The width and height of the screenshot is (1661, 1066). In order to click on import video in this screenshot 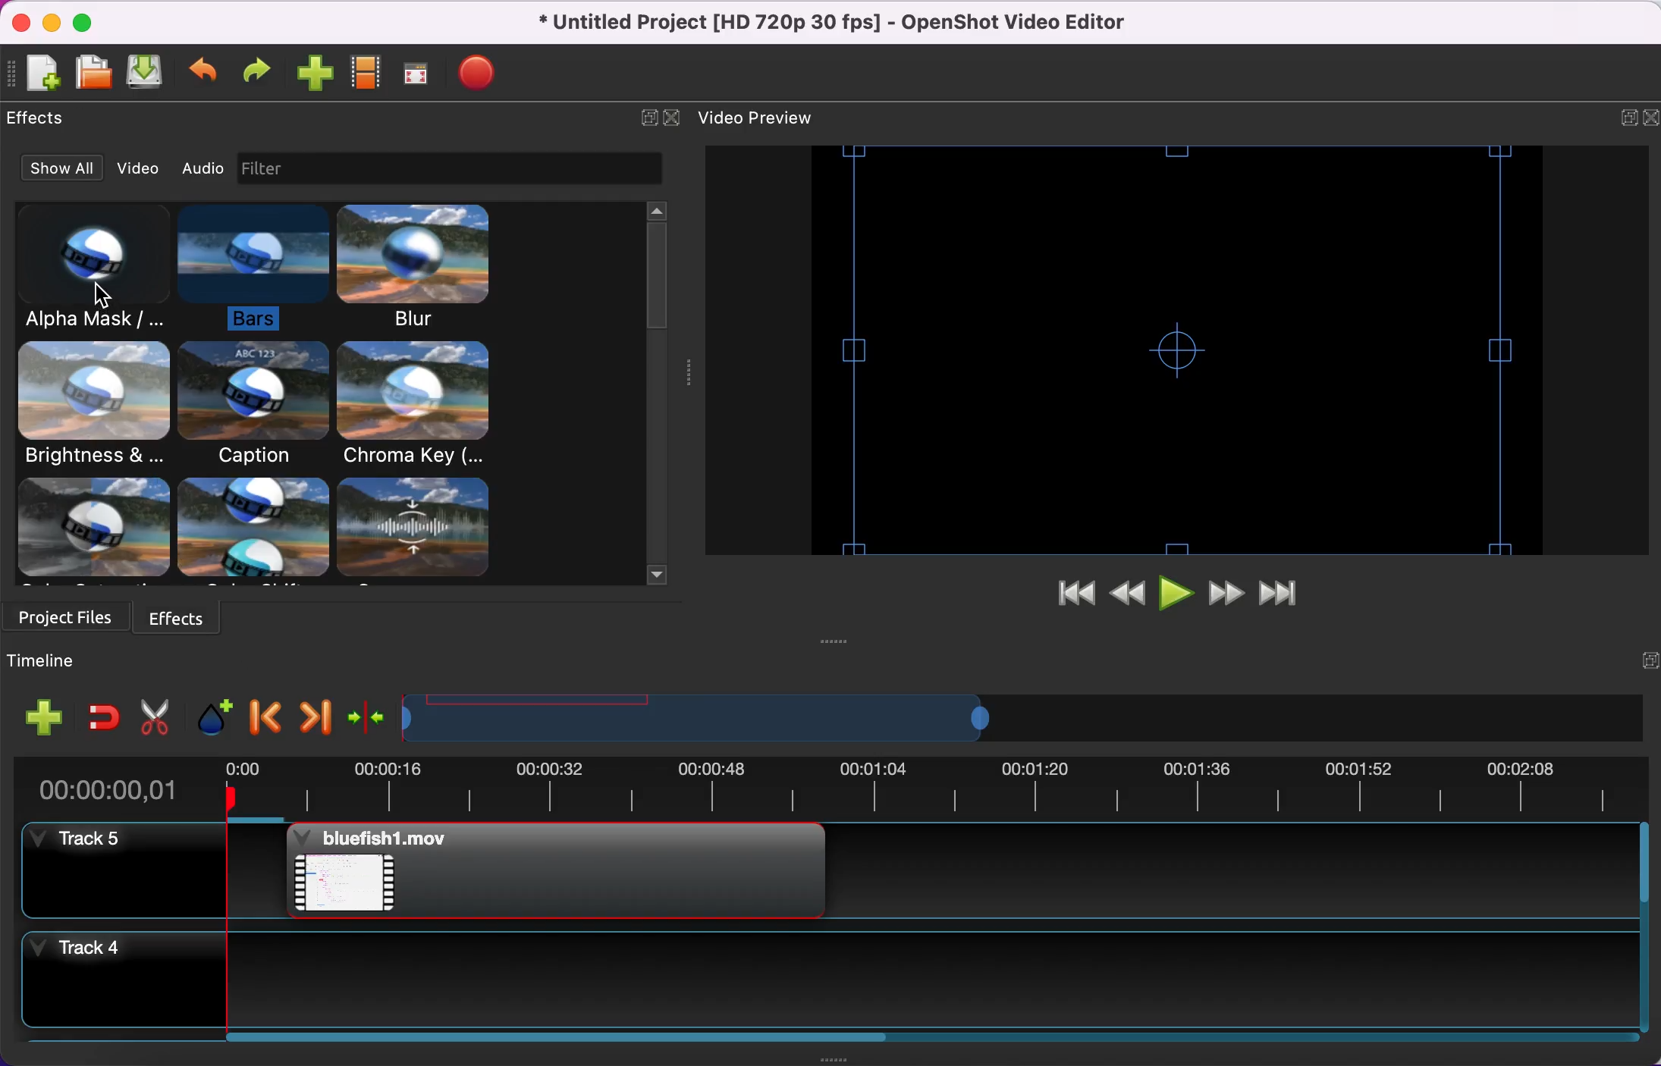, I will do `click(313, 77)`.